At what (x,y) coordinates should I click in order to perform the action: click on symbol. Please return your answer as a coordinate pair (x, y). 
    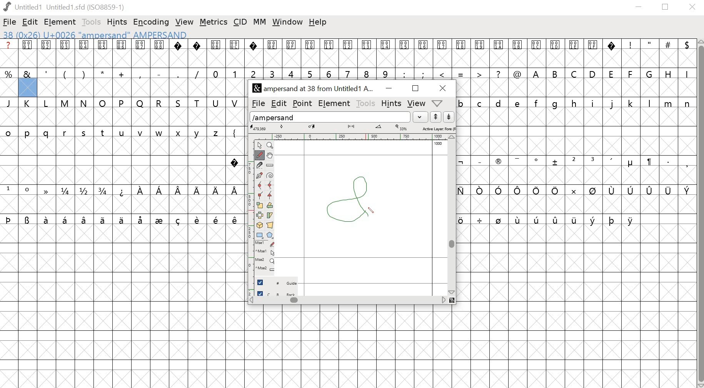
    Looking at the image, I should click on (480, 220).